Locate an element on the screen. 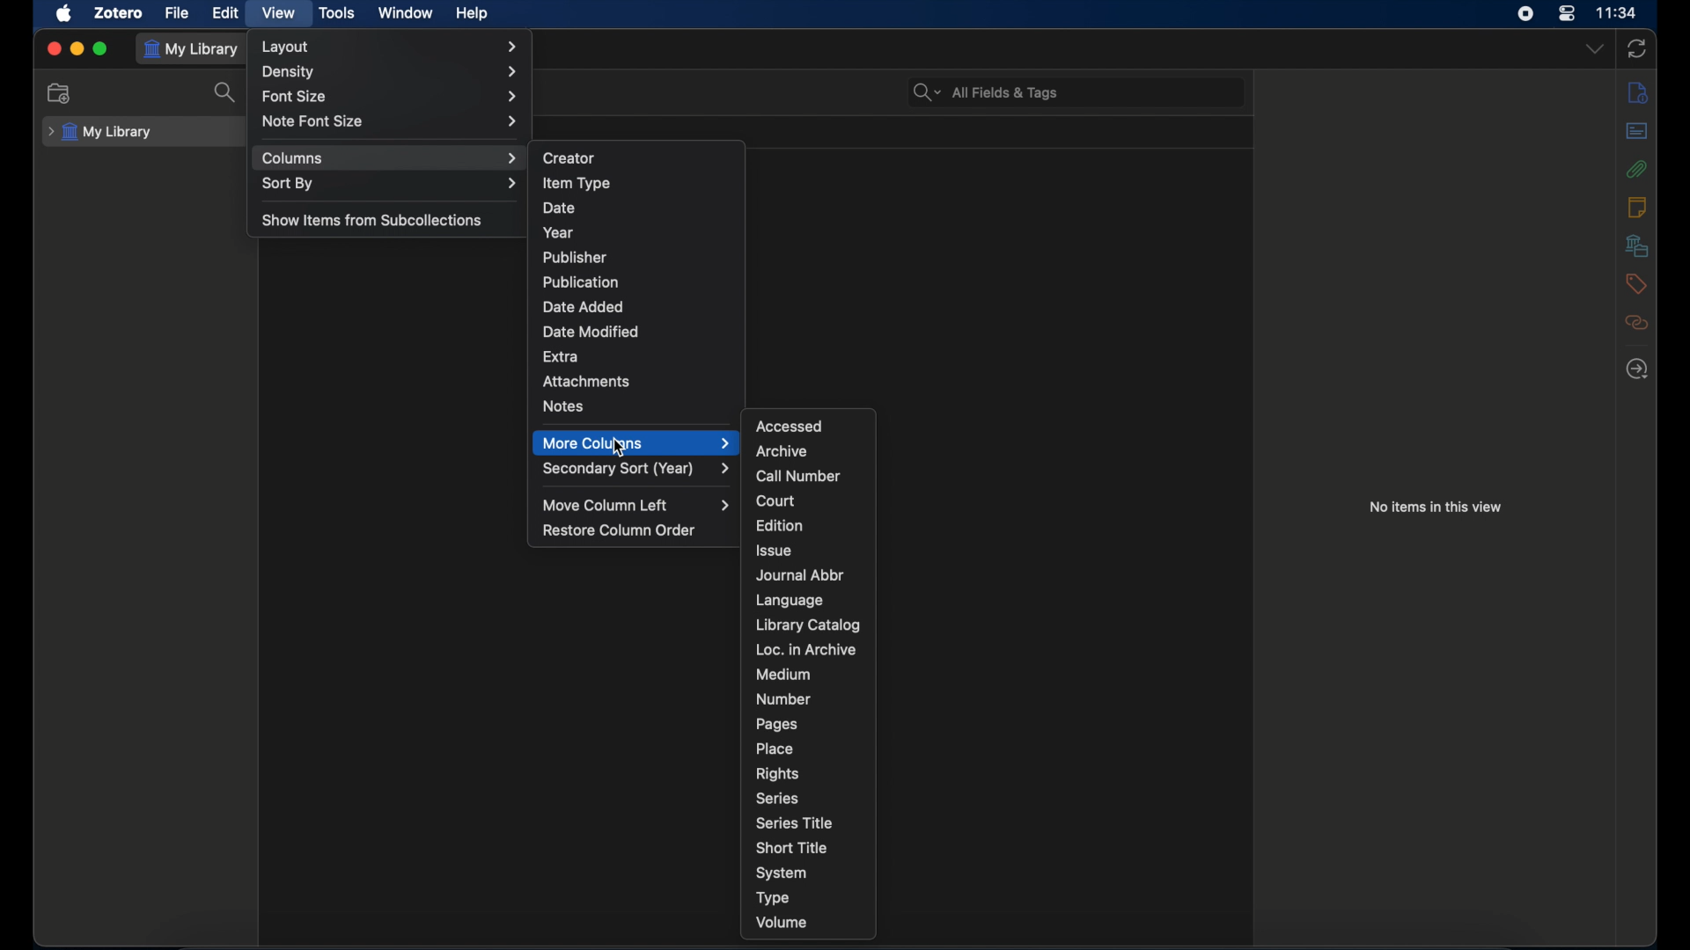 Image resolution: width=1690 pixels, height=950 pixels. time is located at coordinates (1617, 11).